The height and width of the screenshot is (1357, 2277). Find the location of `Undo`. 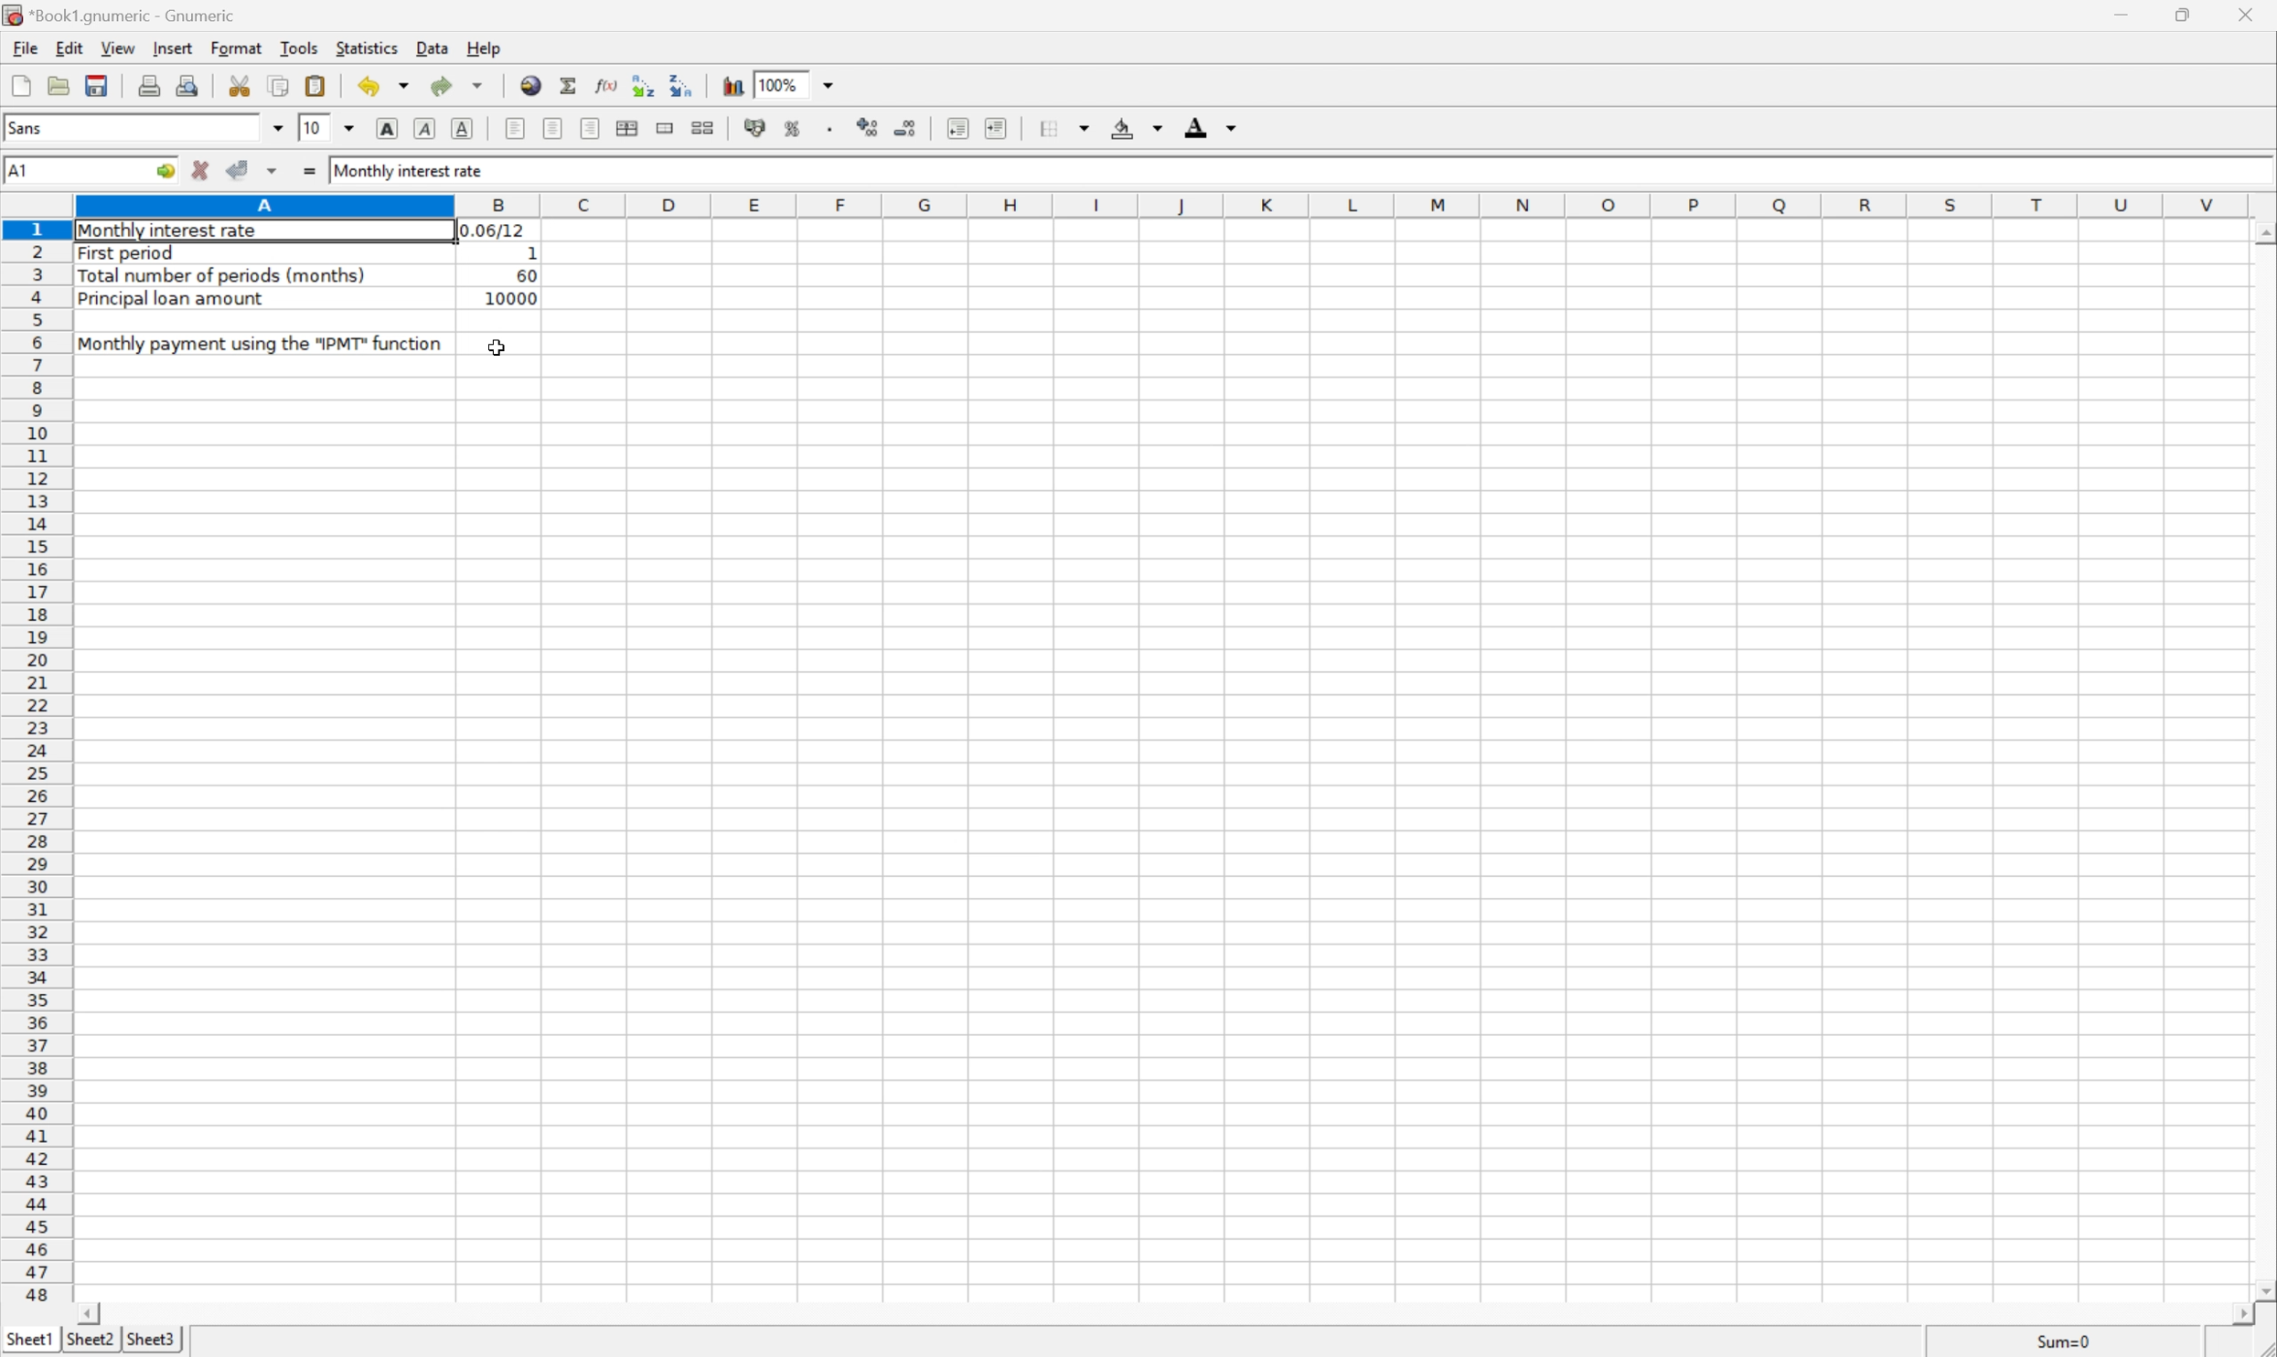

Undo is located at coordinates (386, 84).